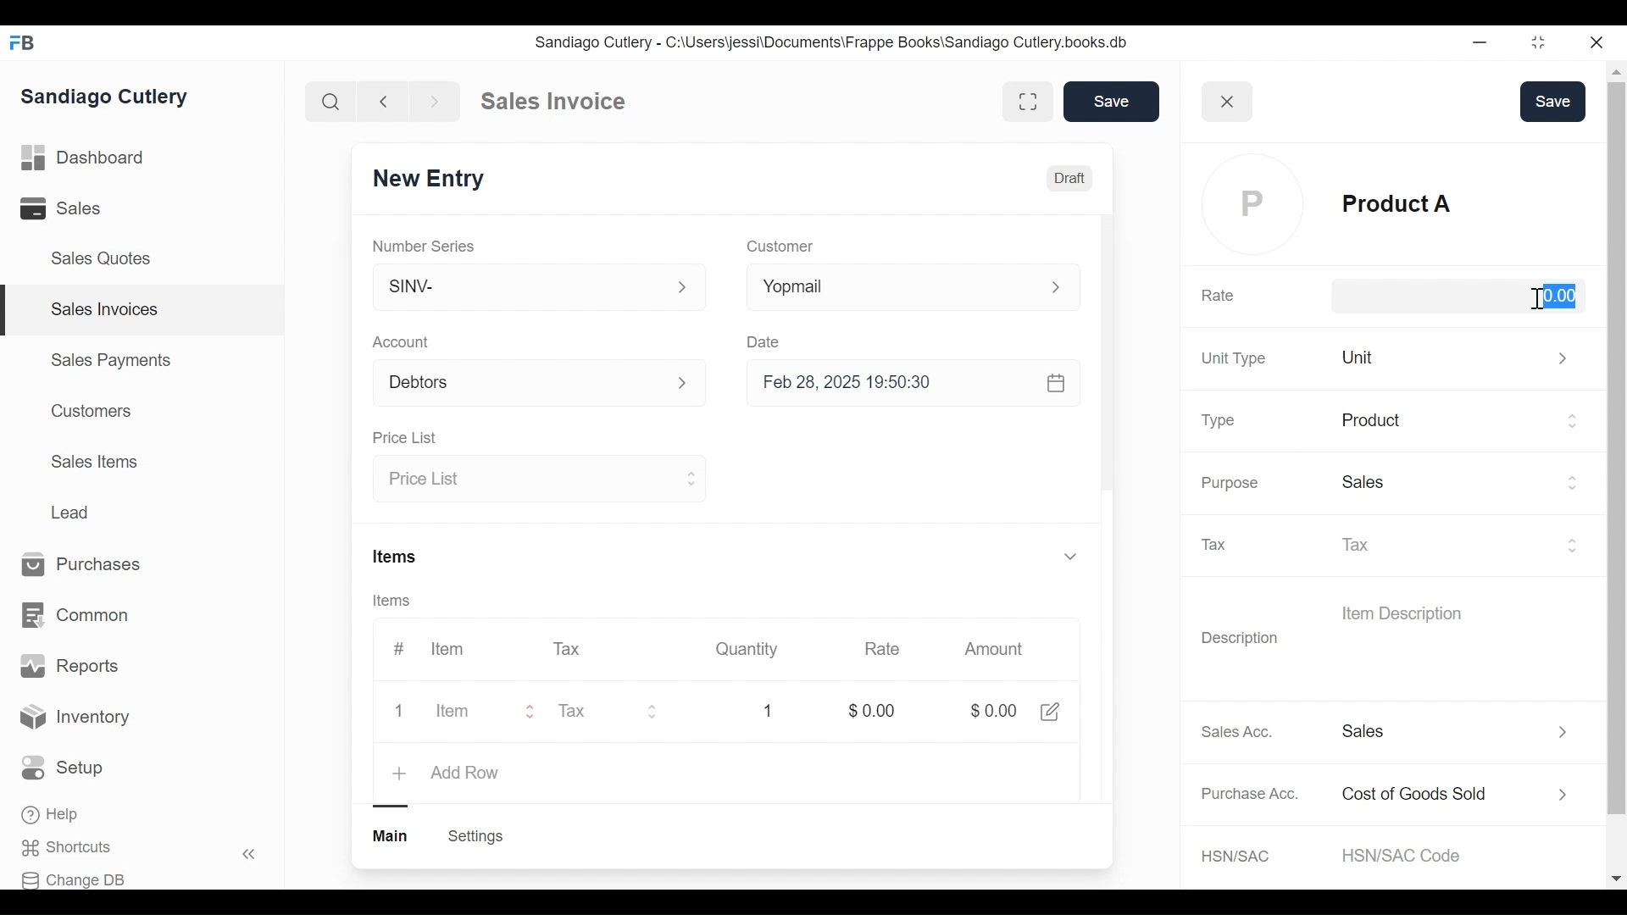 Image resolution: width=1627 pixels, height=915 pixels. I want to click on fullscreen, so click(1027, 101).